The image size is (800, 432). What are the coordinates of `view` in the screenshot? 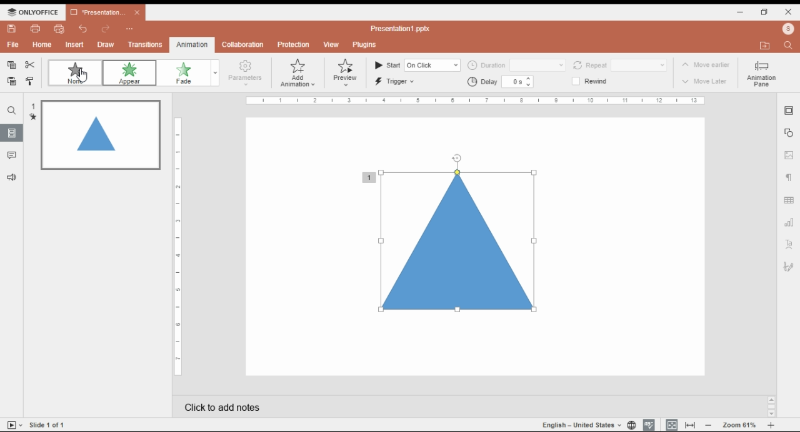 It's located at (331, 44).